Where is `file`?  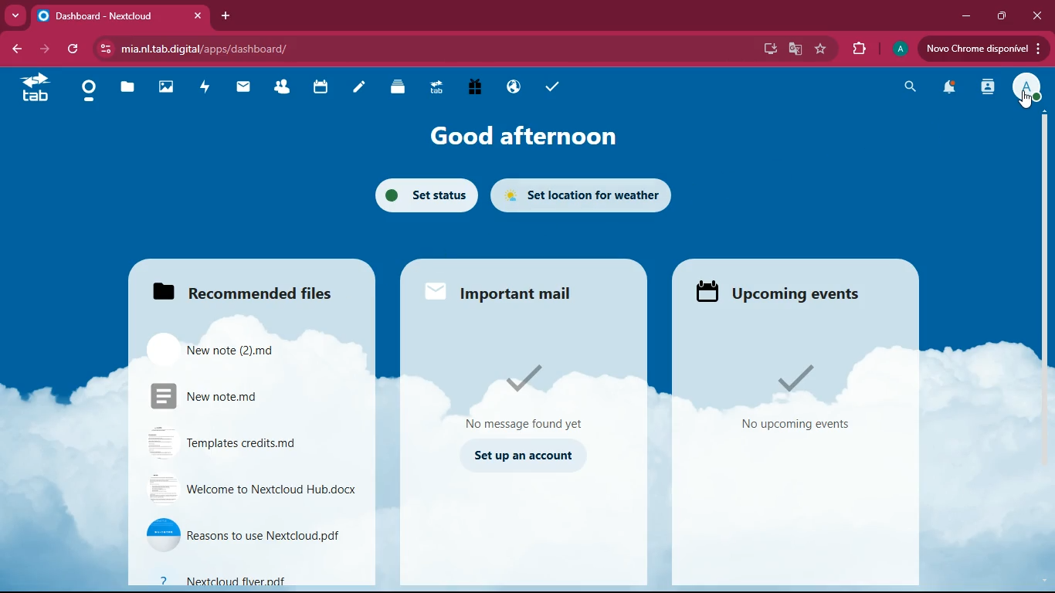
file is located at coordinates (256, 489).